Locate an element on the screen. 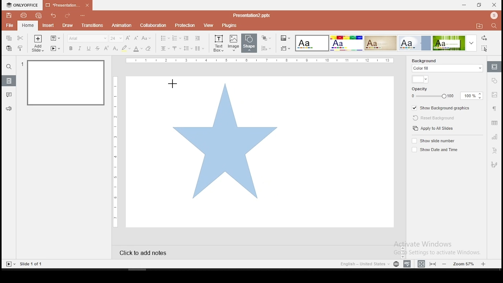  active shape is located at coordinates (224, 141).